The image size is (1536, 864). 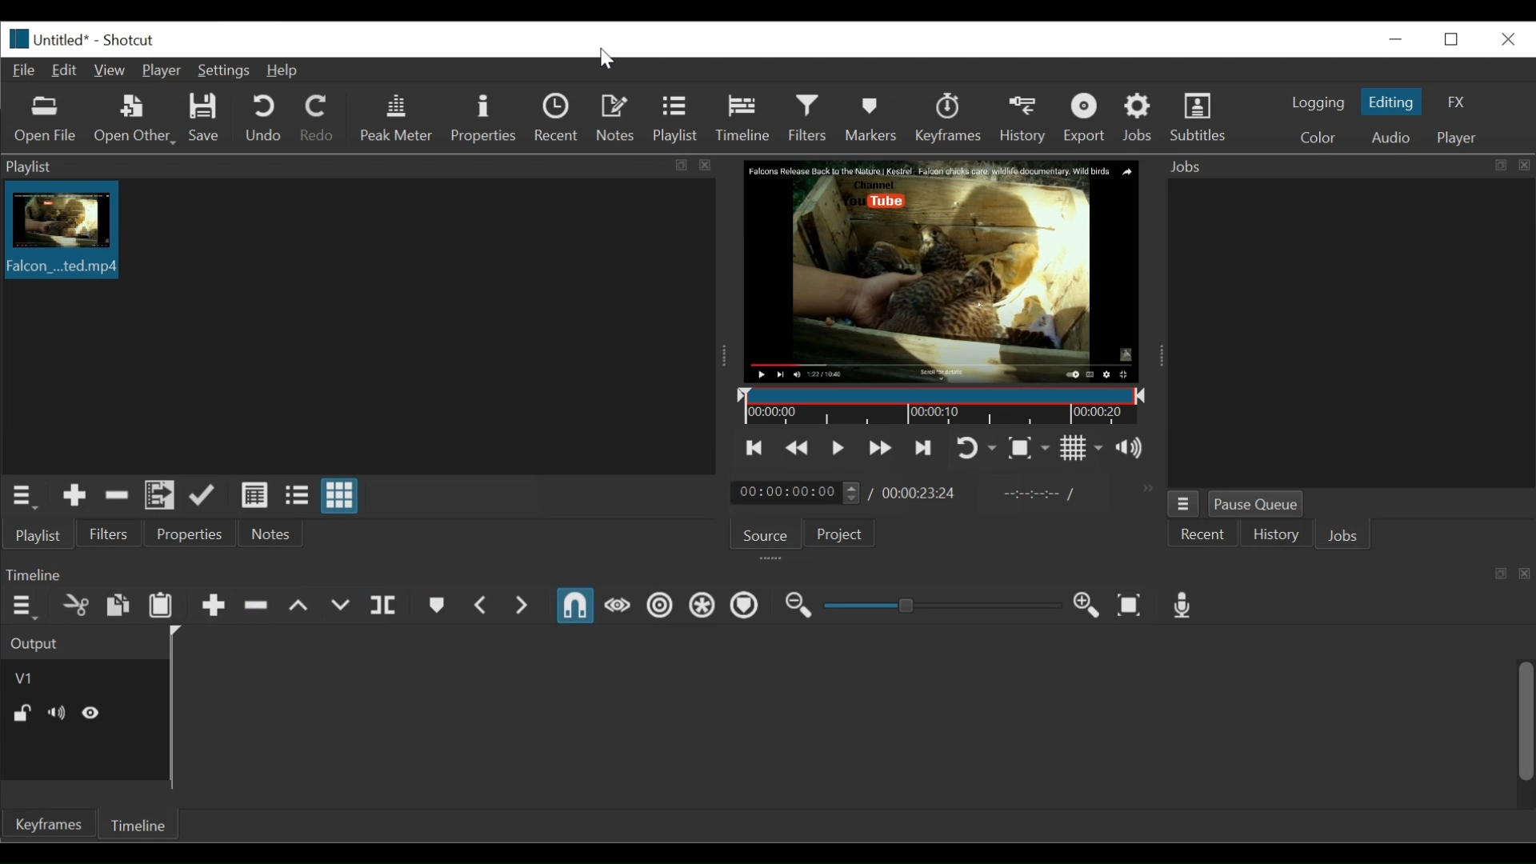 What do you see at coordinates (281, 71) in the screenshot?
I see `Help` at bounding box center [281, 71].